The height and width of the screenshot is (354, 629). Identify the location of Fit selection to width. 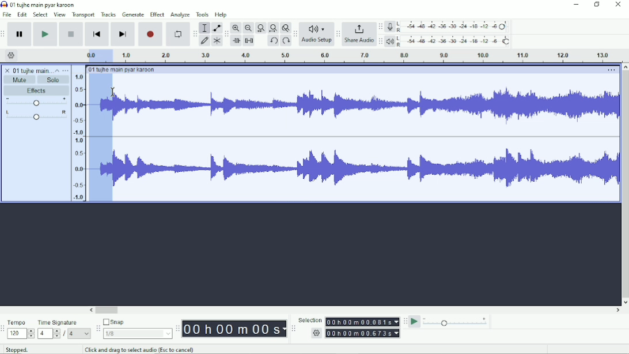
(261, 29).